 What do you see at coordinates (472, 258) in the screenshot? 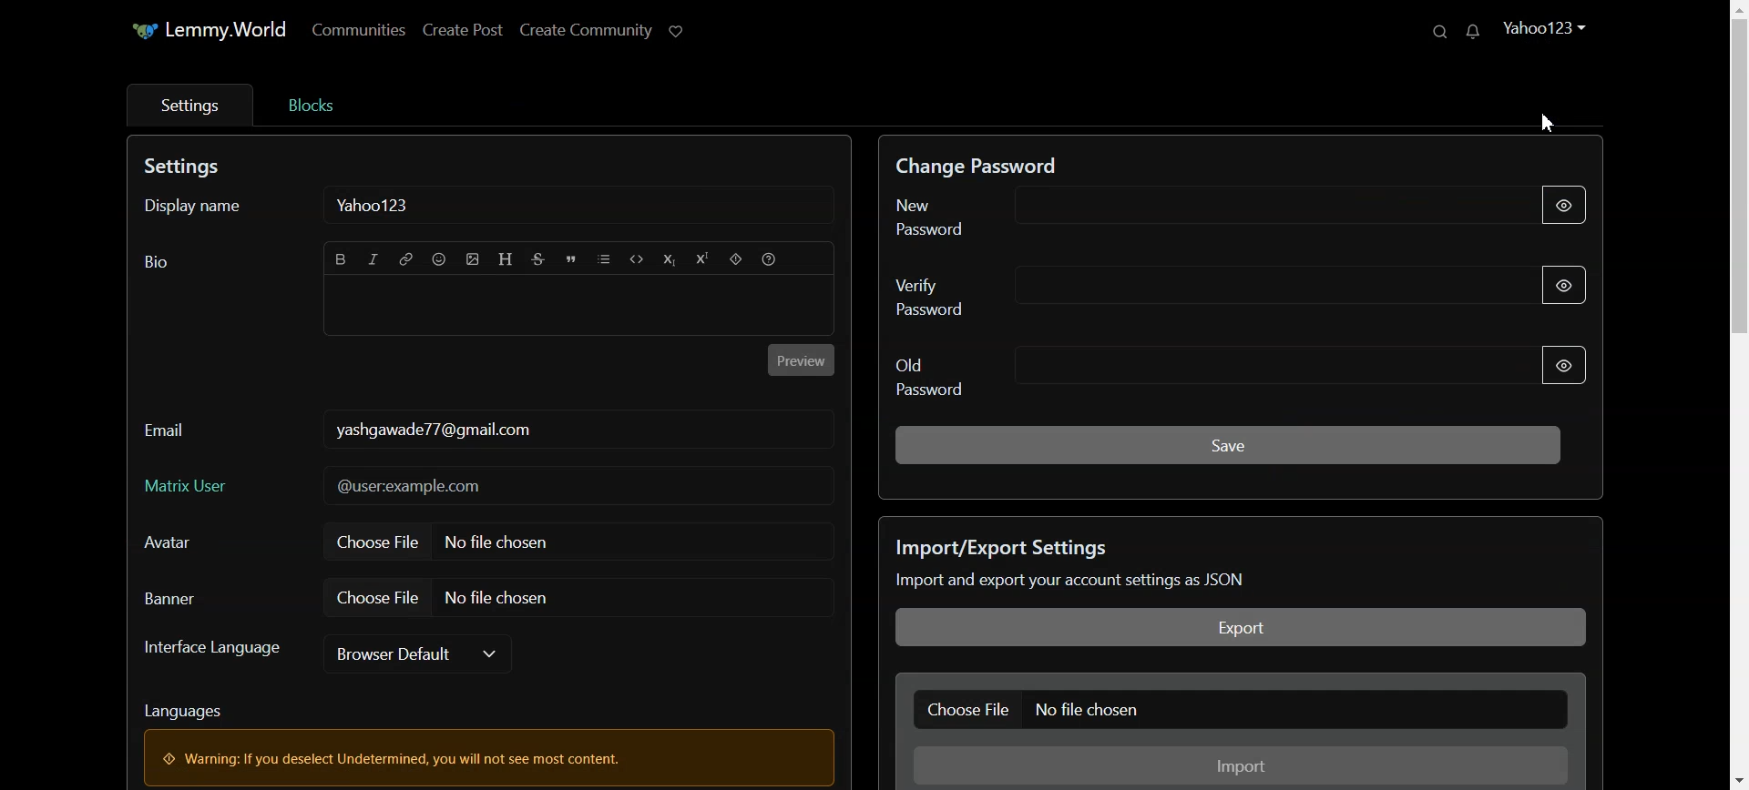
I see `Import Image` at bounding box center [472, 258].